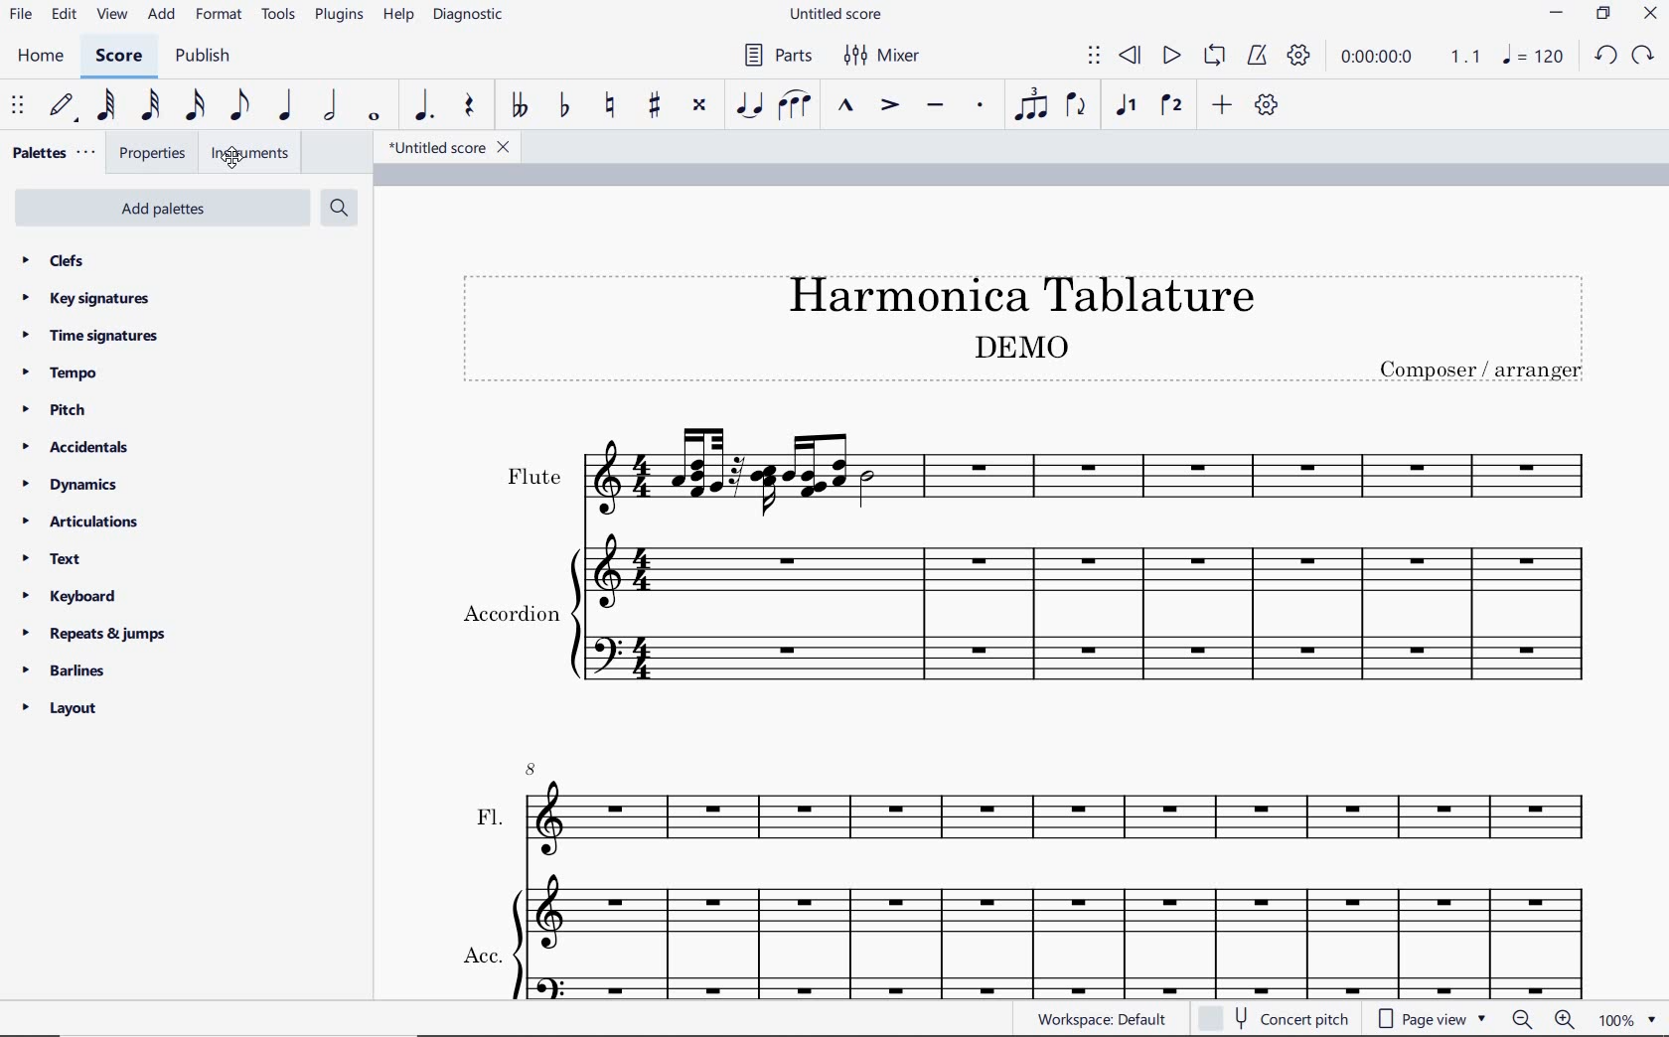  Describe the element at coordinates (798, 106) in the screenshot. I see `slur` at that location.